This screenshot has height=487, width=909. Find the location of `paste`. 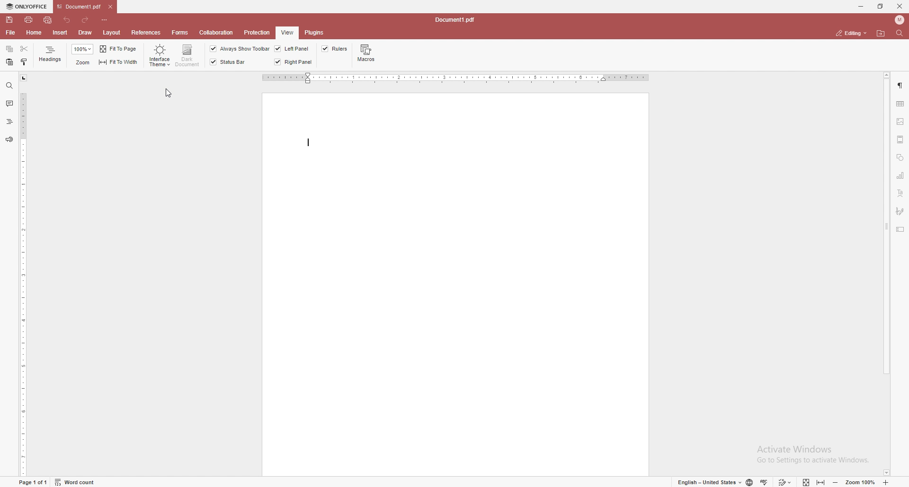

paste is located at coordinates (9, 62).